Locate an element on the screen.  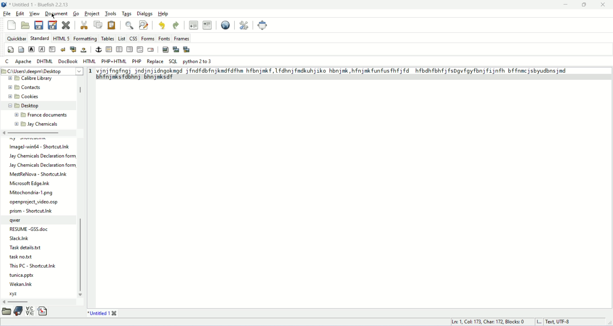
logo is located at coordinates (4, 6).